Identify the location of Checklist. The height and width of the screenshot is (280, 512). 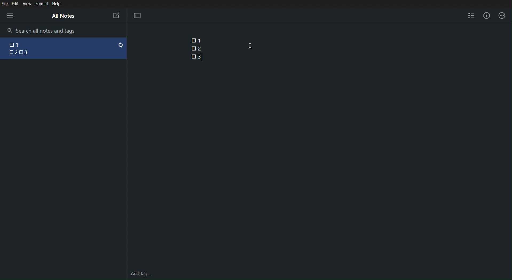
(471, 15).